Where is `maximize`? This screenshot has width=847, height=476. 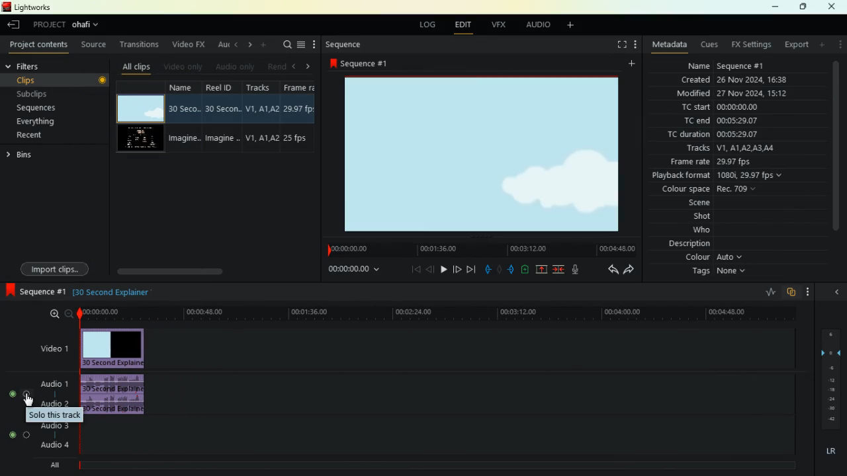 maximize is located at coordinates (805, 7).